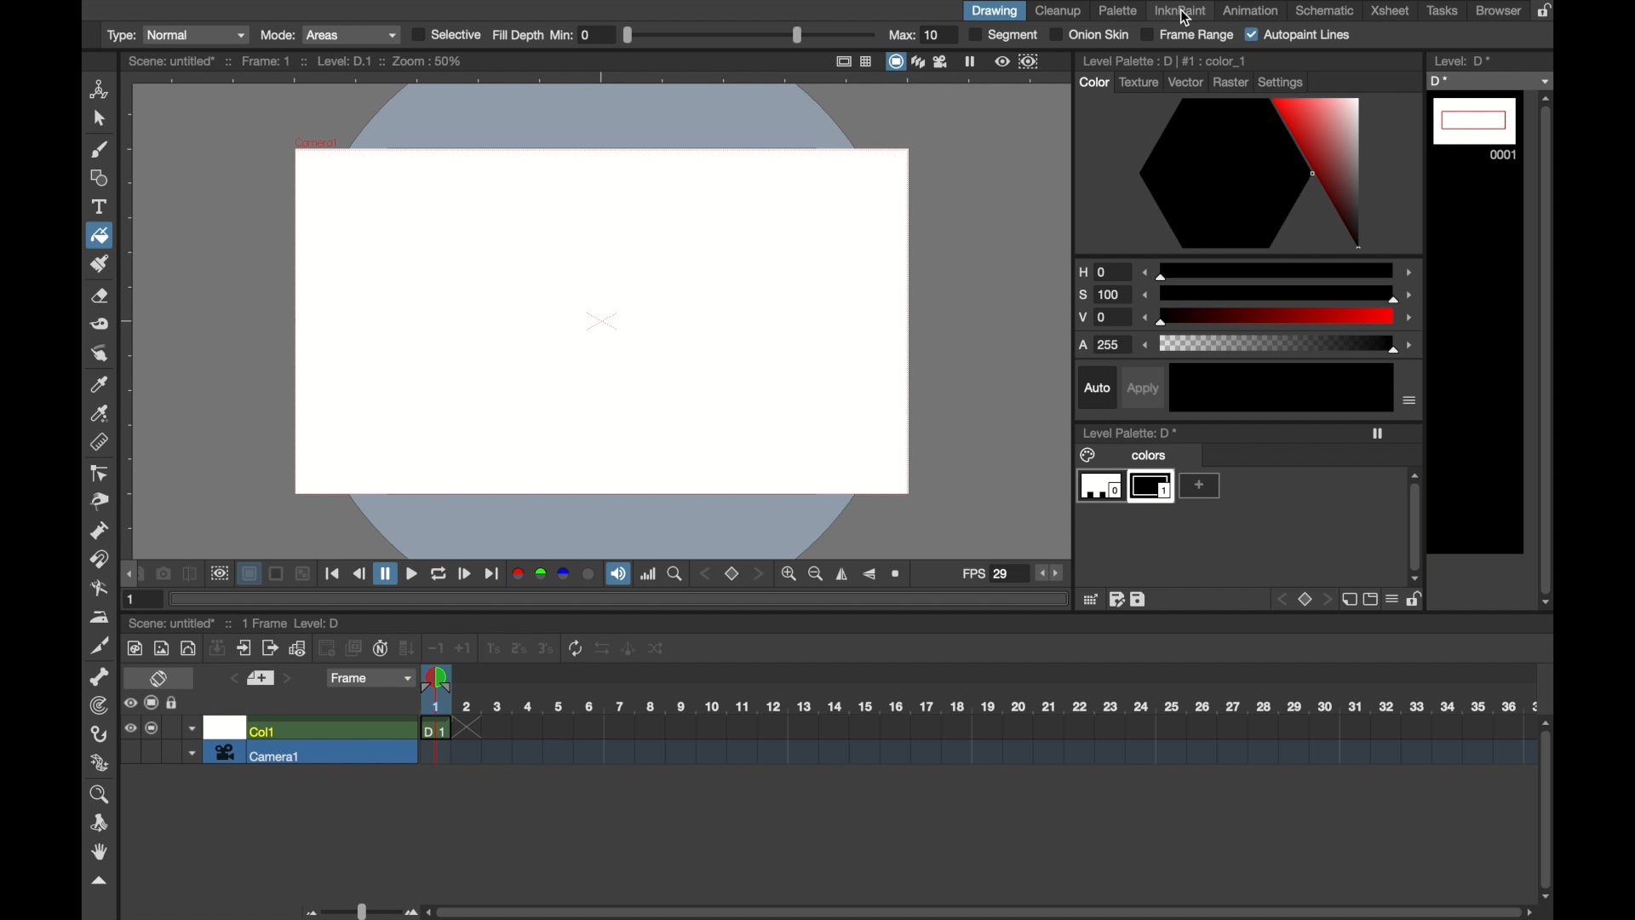 This screenshot has height=920, width=1635. What do you see at coordinates (99, 734) in the screenshot?
I see `hook tool` at bounding box center [99, 734].